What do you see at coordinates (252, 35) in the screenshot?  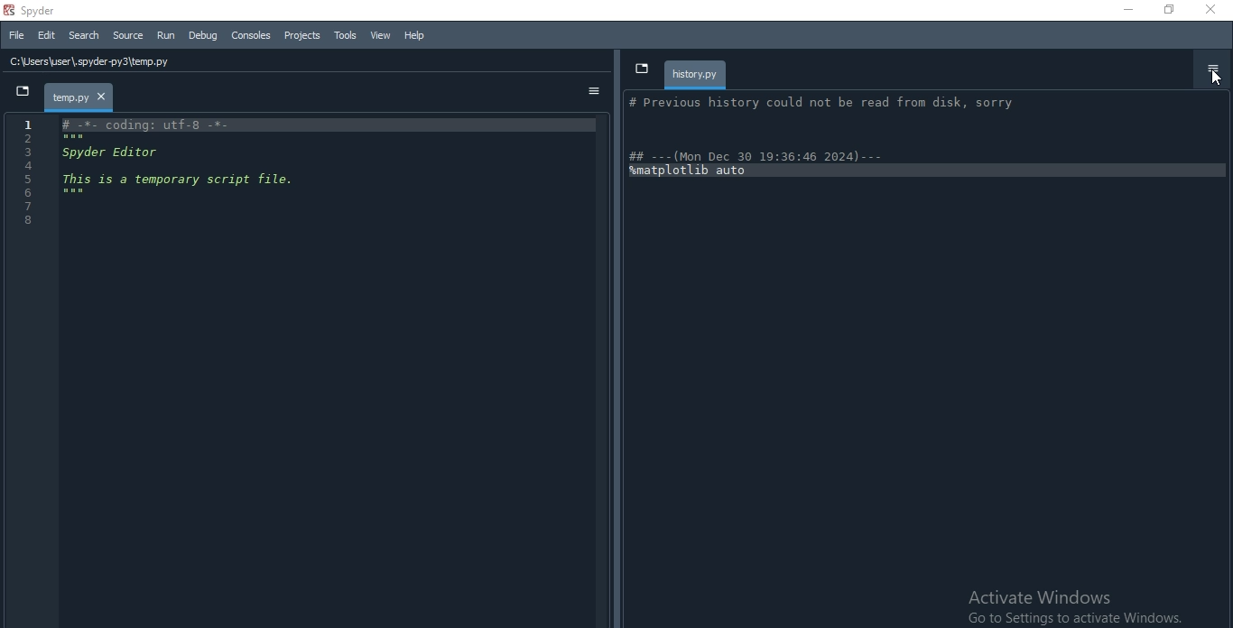 I see `Consoles` at bounding box center [252, 35].